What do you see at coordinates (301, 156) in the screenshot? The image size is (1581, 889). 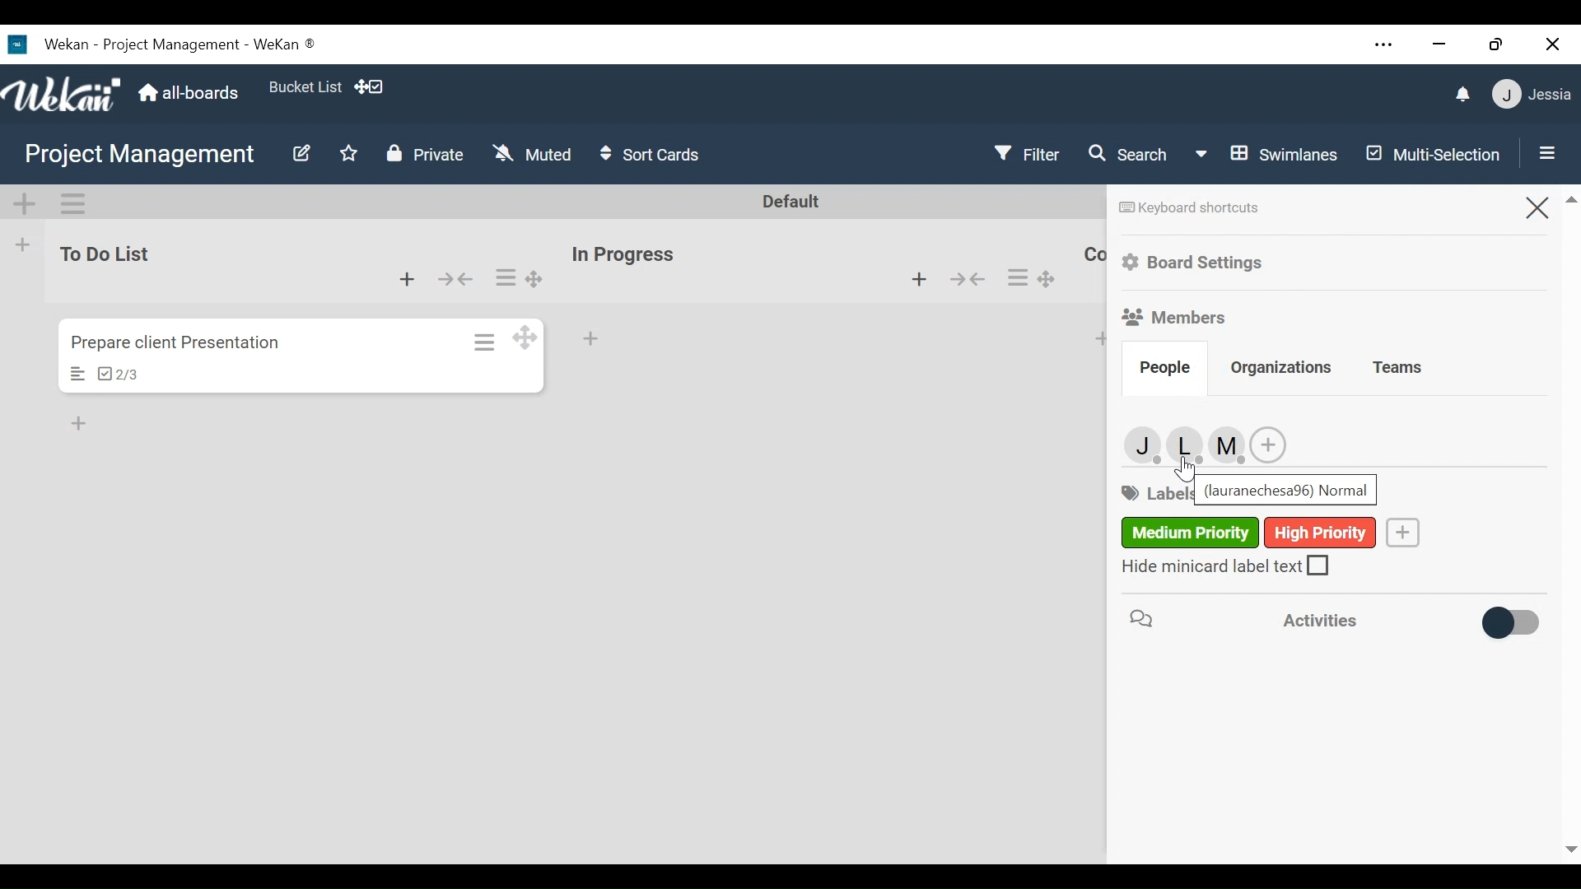 I see `Edit` at bounding box center [301, 156].